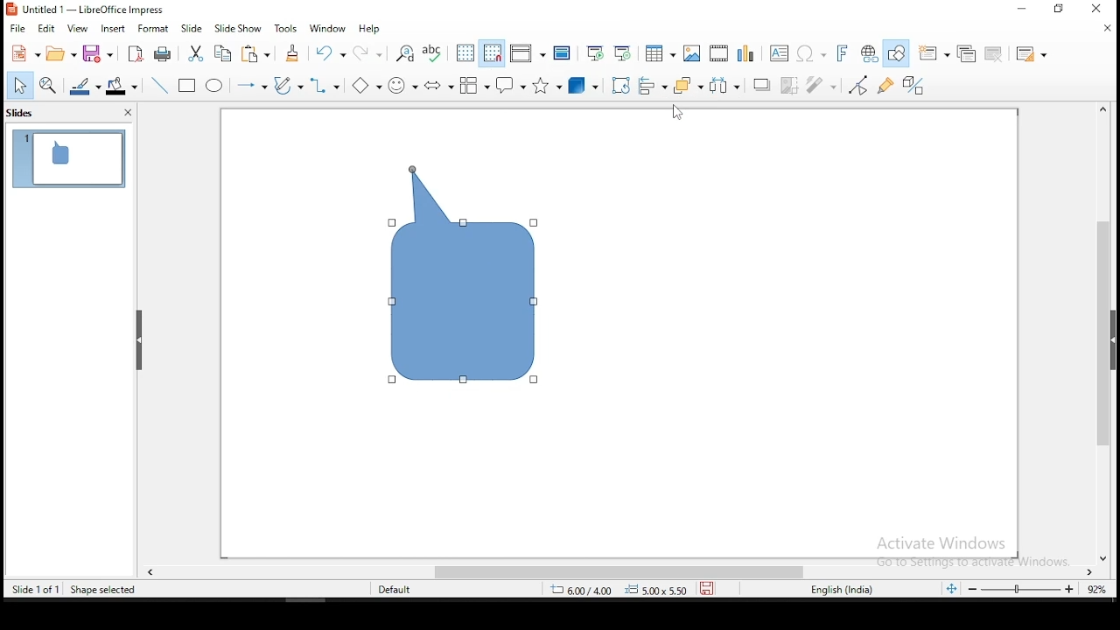 The width and height of the screenshot is (1120, 630). Describe the element at coordinates (21, 85) in the screenshot. I see `select tool` at that location.